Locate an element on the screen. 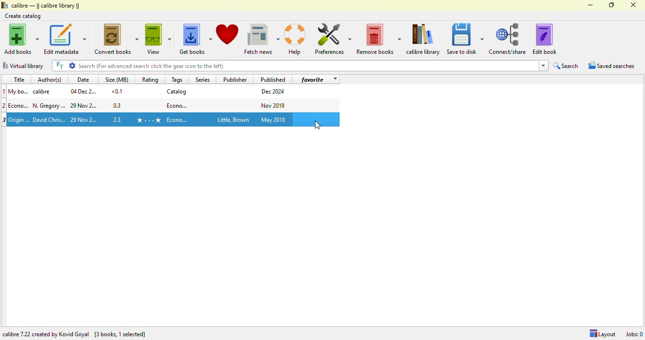  favorite is located at coordinates (313, 79).